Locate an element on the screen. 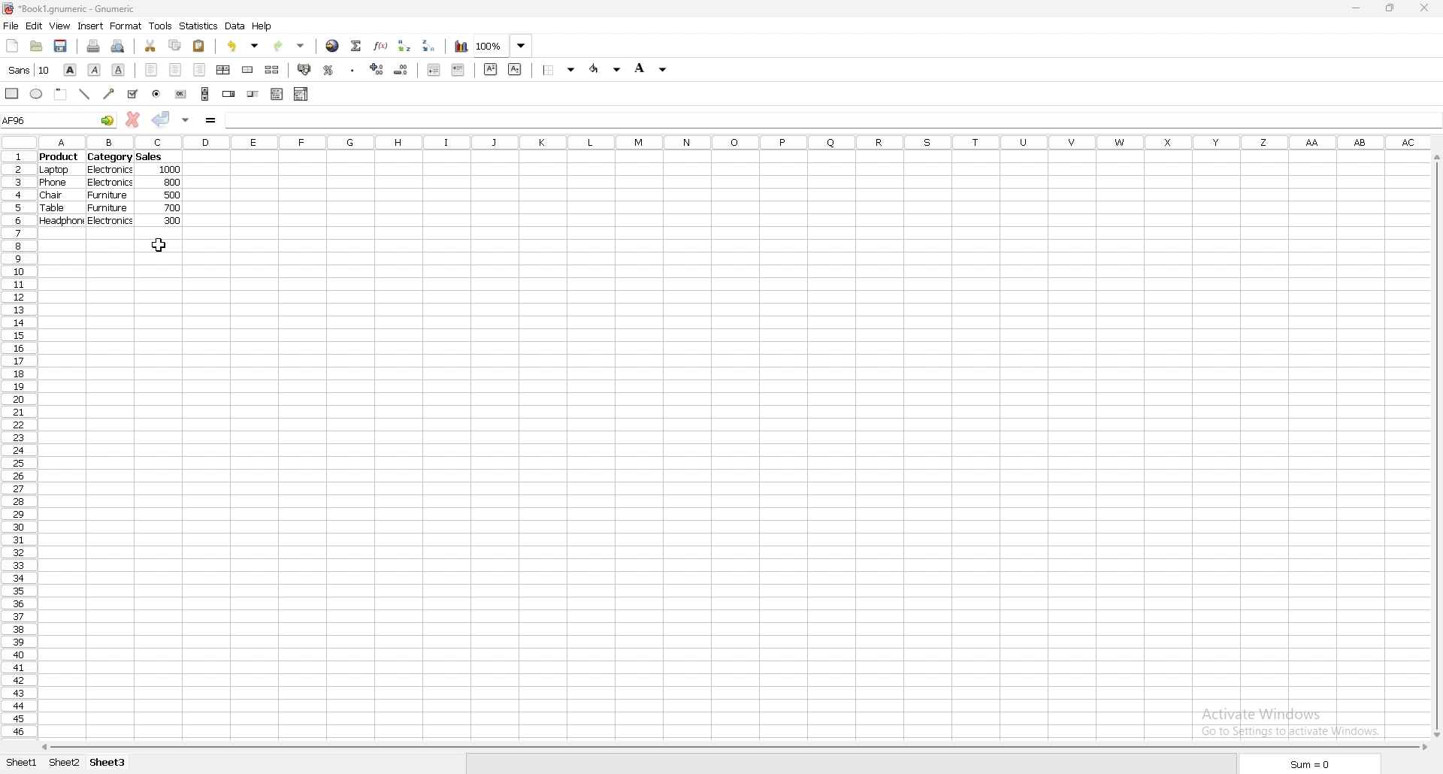  scroll bar is located at coordinates (735, 746).